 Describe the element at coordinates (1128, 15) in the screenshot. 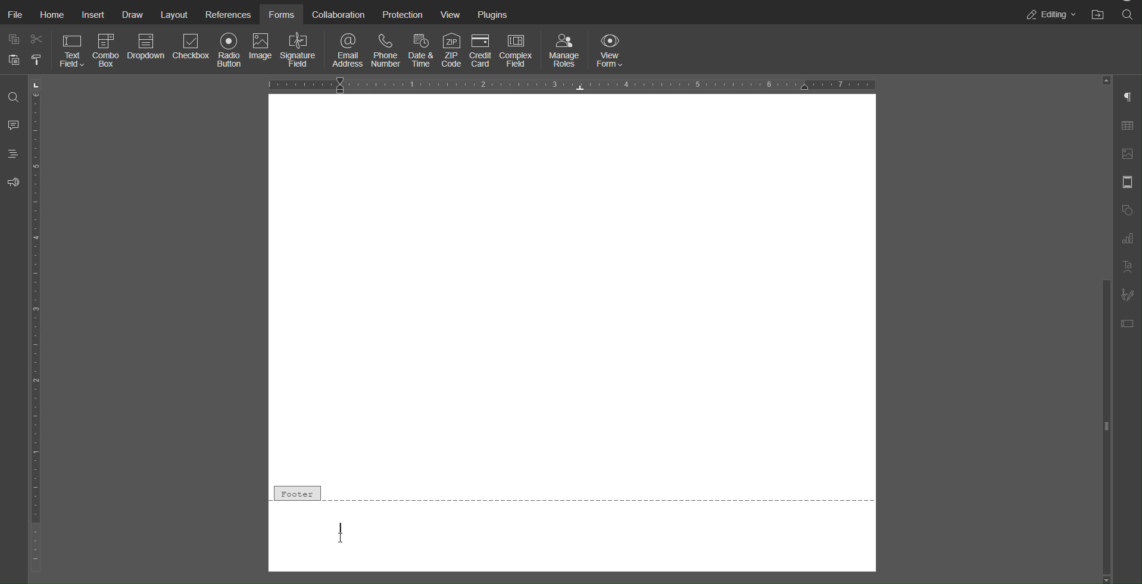

I see `Search` at that location.